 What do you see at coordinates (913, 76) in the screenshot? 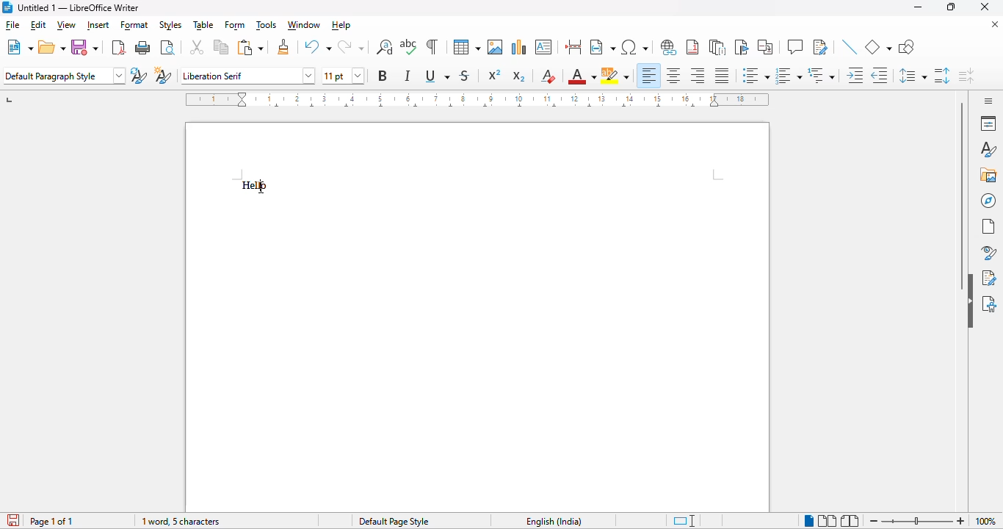
I see `set line spacing` at bounding box center [913, 76].